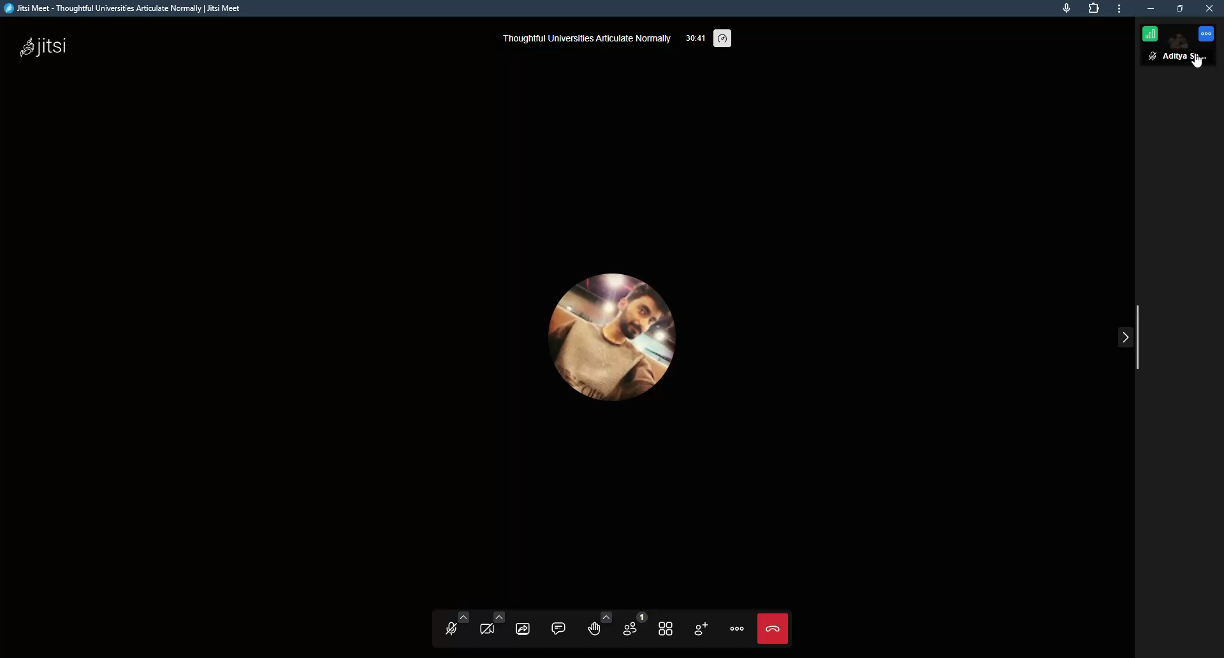 The height and width of the screenshot is (658, 1224). What do you see at coordinates (1153, 34) in the screenshot?
I see `connection` at bounding box center [1153, 34].